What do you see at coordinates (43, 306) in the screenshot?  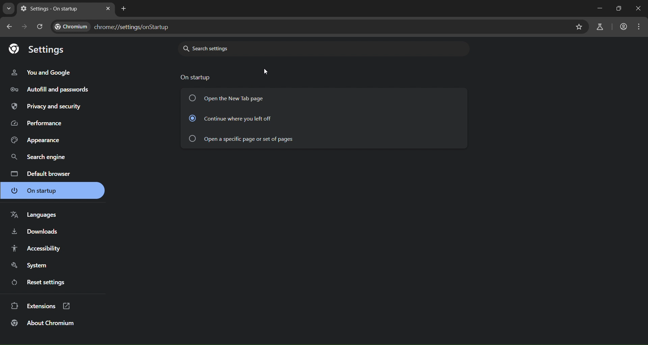 I see `extensions` at bounding box center [43, 306].